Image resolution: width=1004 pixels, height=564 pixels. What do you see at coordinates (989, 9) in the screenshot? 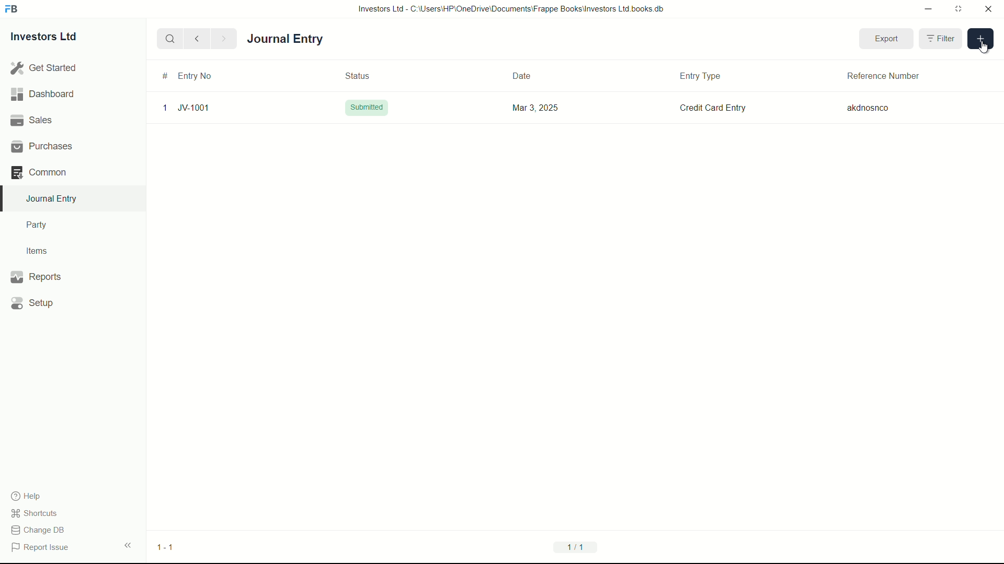
I see `close` at bounding box center [989, 9].